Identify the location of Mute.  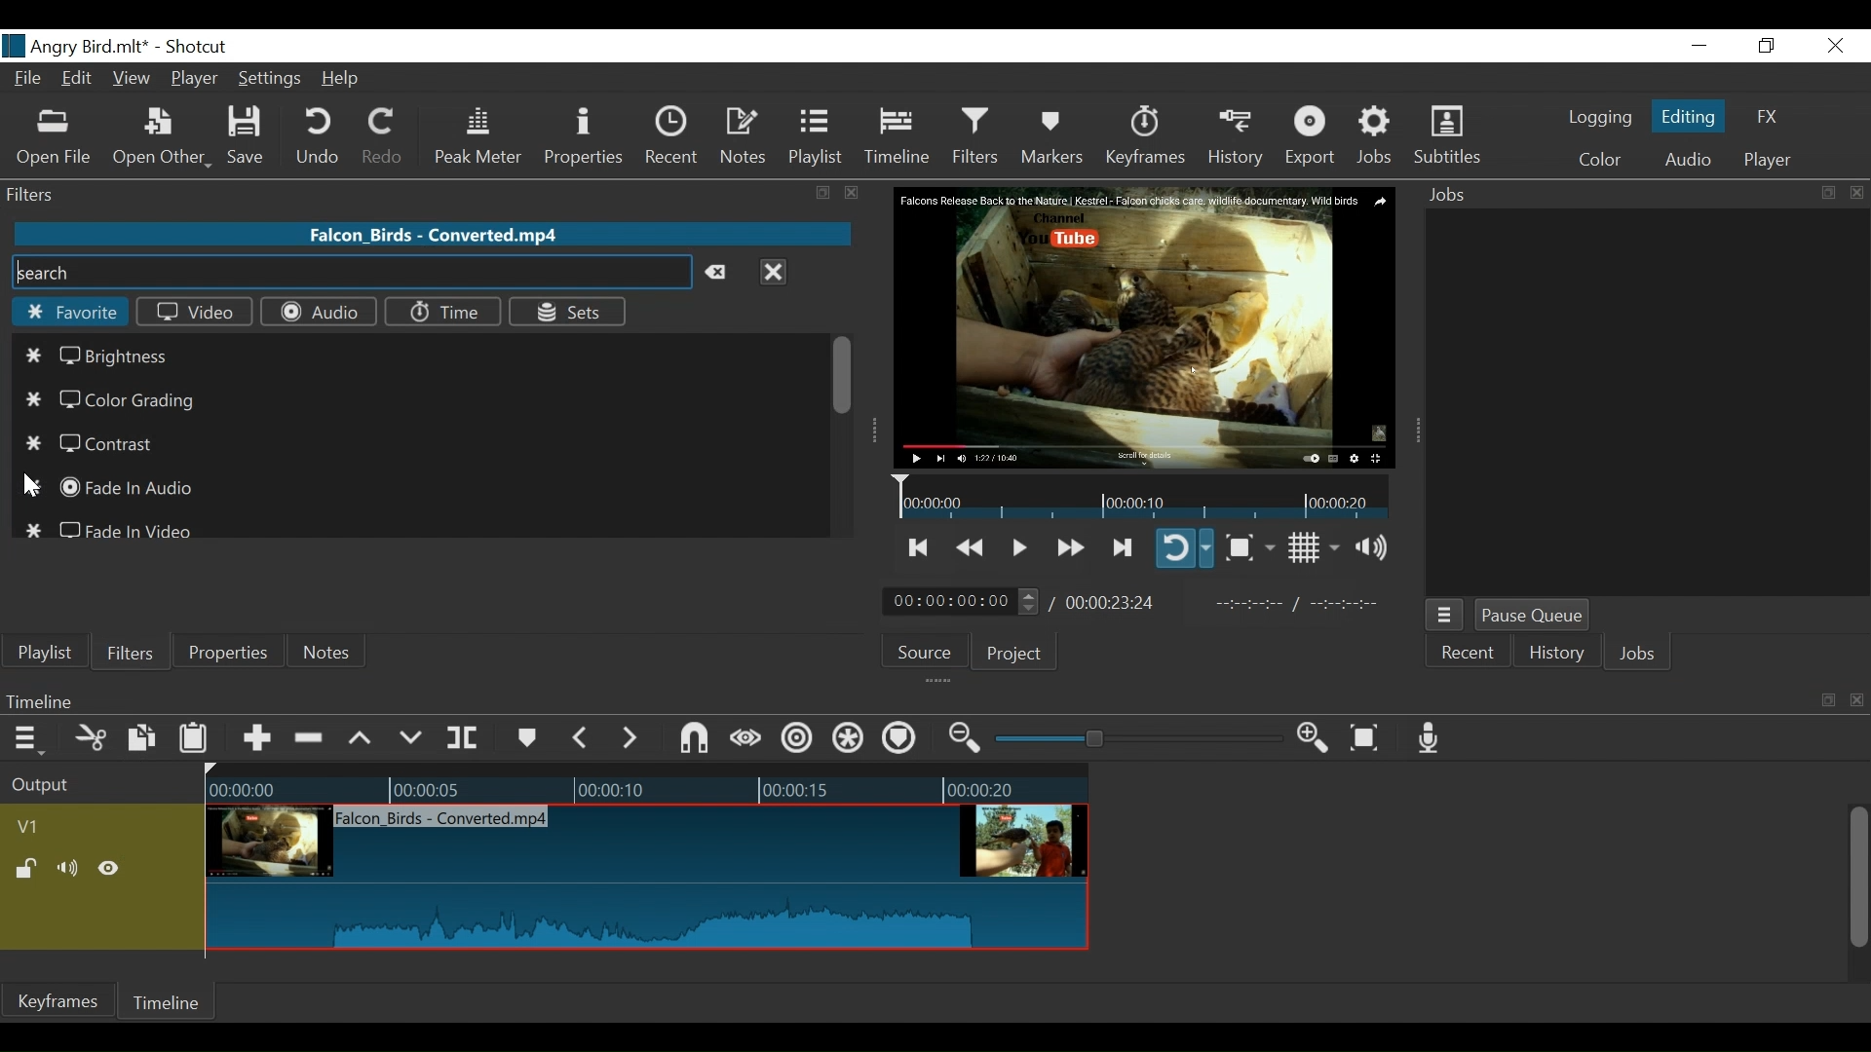
(71, 870).